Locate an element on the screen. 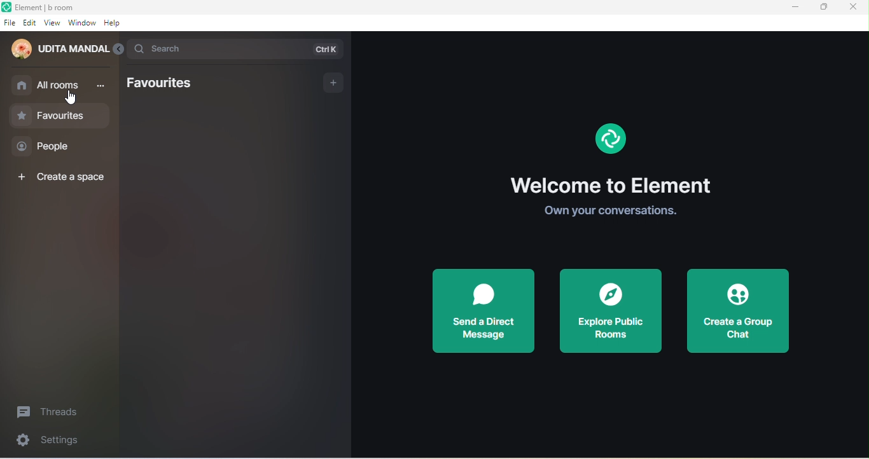 Image resolution: width=869 pixels, height=459 pixels. search is located at coordinates (235, 49).